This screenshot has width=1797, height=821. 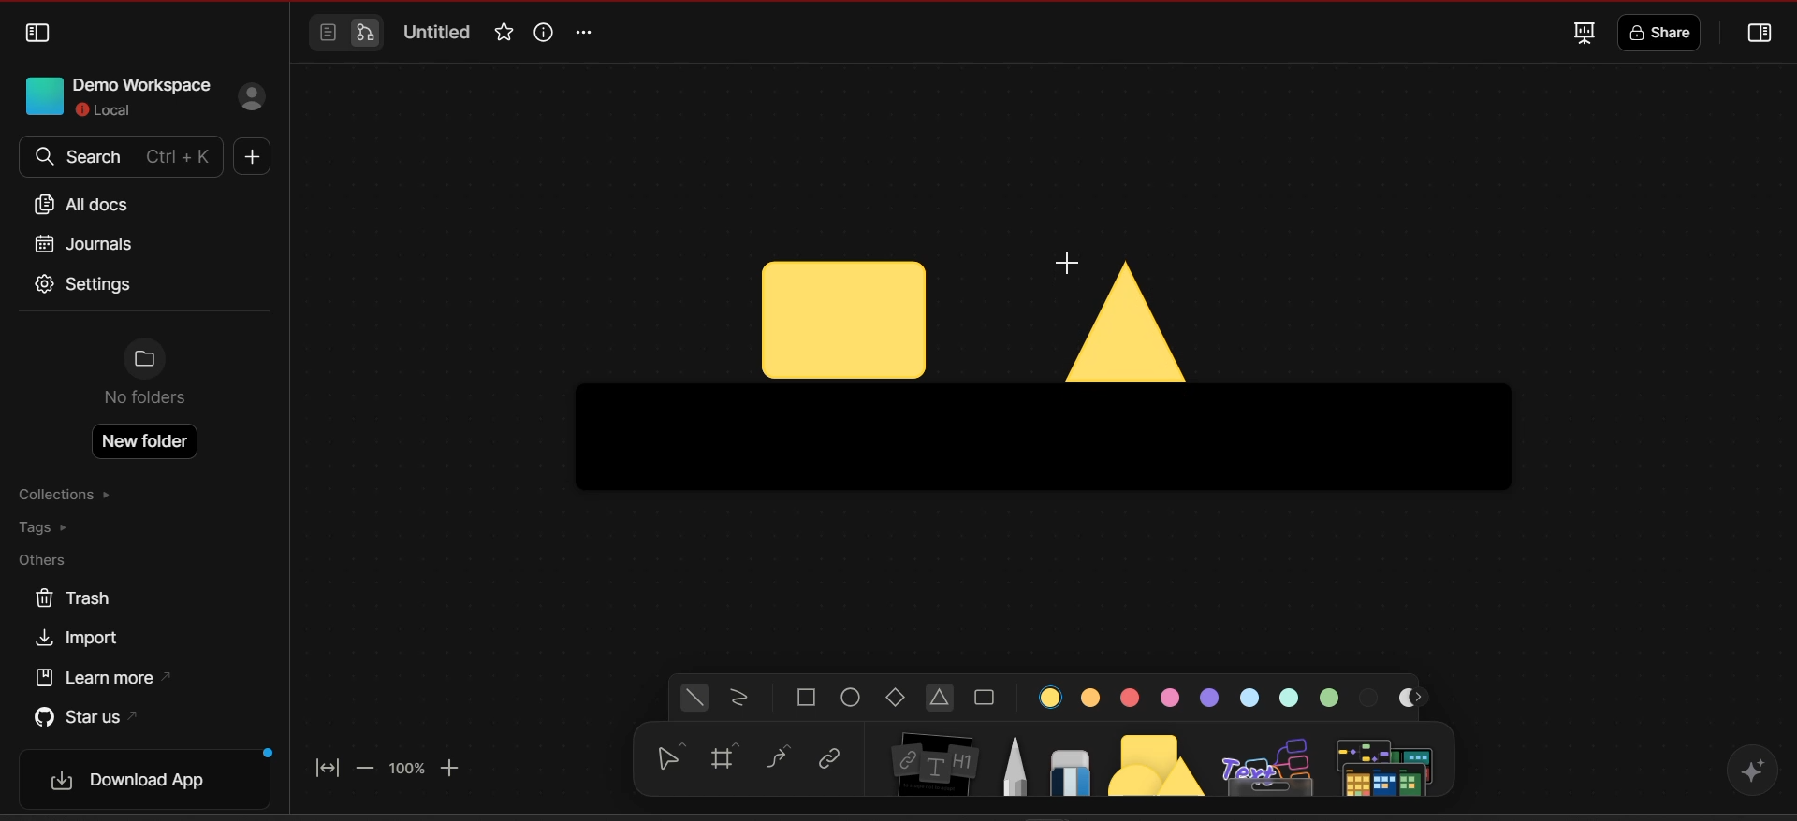 I want to click on hand, so click(x=666, y=760).